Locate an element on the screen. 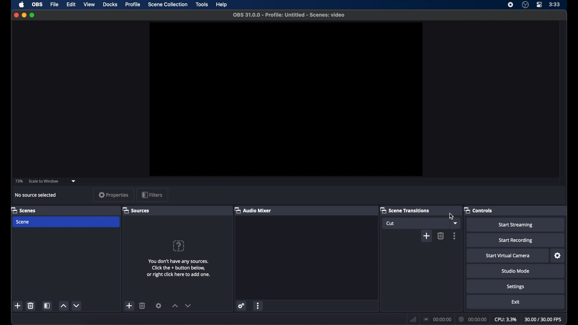 This screenshot has width=578, height=325. sources is located at coordinates (136, 211).